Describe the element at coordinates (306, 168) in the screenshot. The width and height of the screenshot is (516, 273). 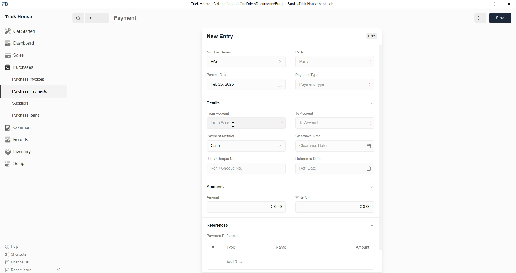
I see `Ref Date` at that location.